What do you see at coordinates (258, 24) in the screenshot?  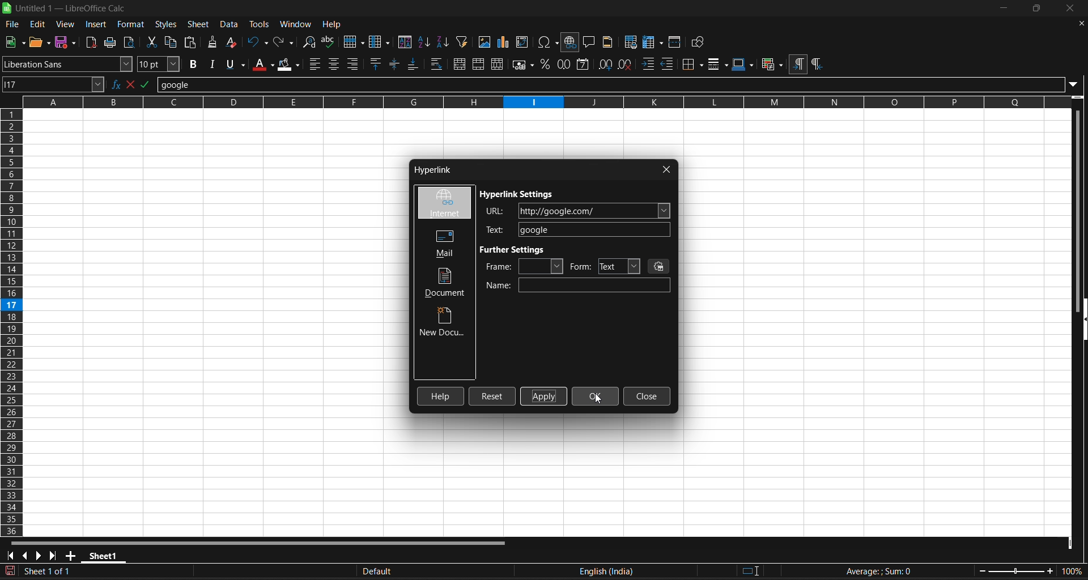 I see `tools` at bounding box center [258, 24].